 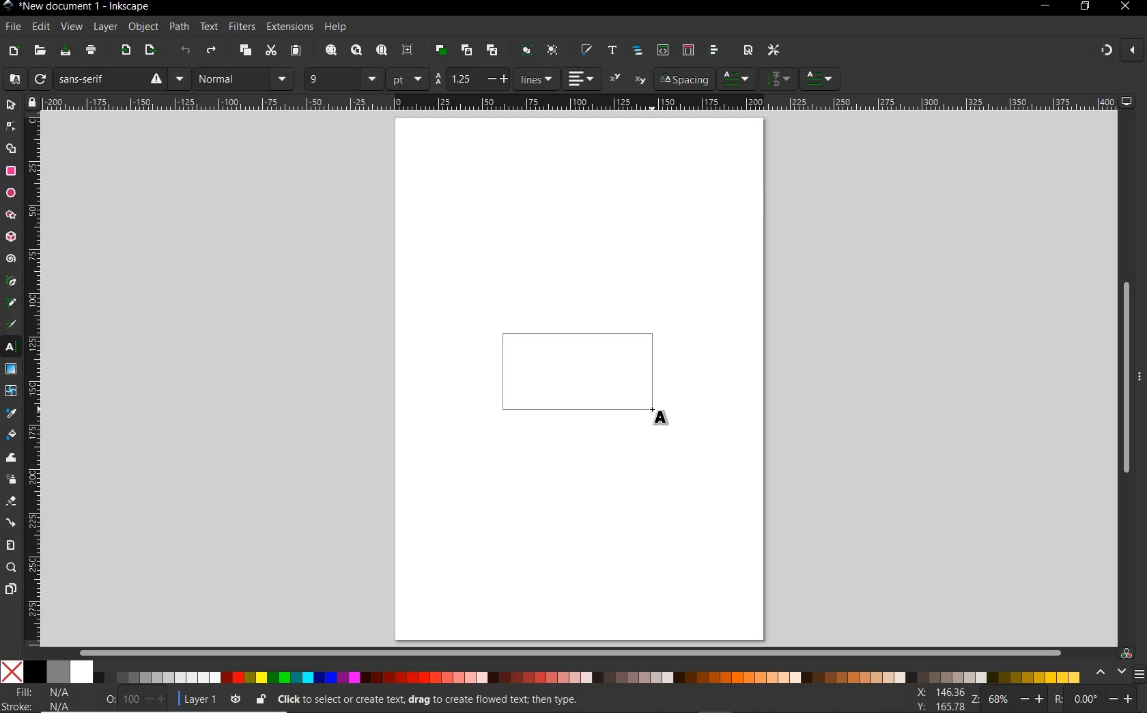 I want to click on open file dialog, so click(x=39, y=51).